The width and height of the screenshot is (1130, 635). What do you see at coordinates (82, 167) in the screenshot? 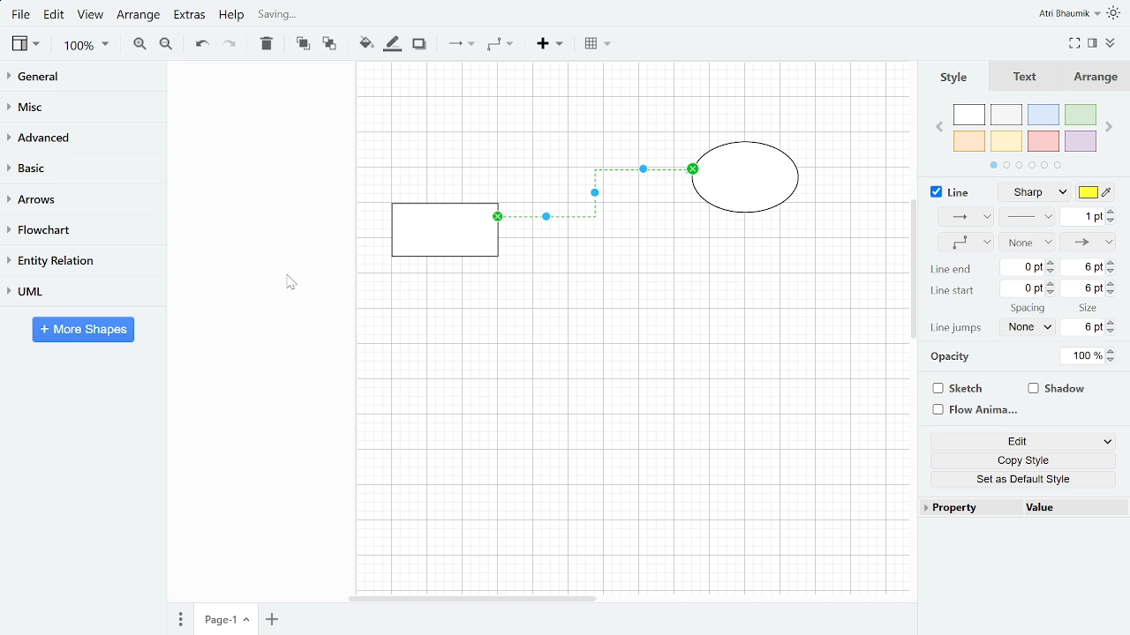
I see `Basic` at bounding box center [82, 167].